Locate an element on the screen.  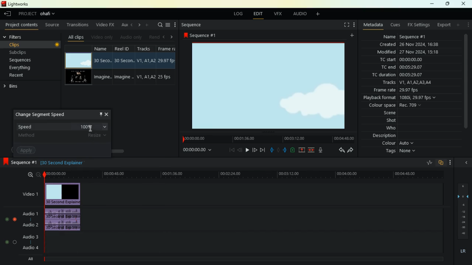
fullscreen is located at coordinates (343, 25).